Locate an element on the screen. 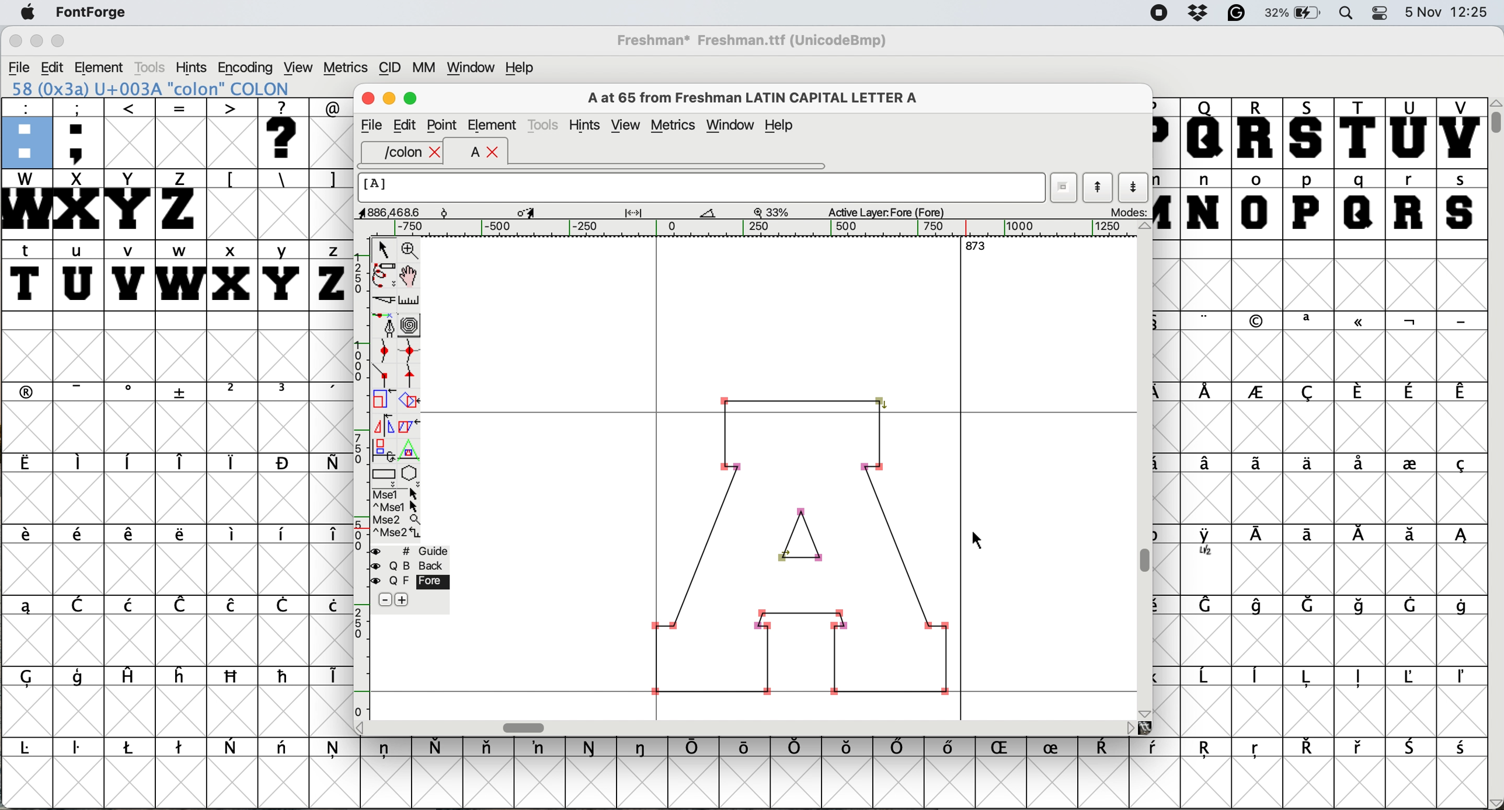 This screenshot has width=1504, height=810. metrics is located at coordinates (344, 67).